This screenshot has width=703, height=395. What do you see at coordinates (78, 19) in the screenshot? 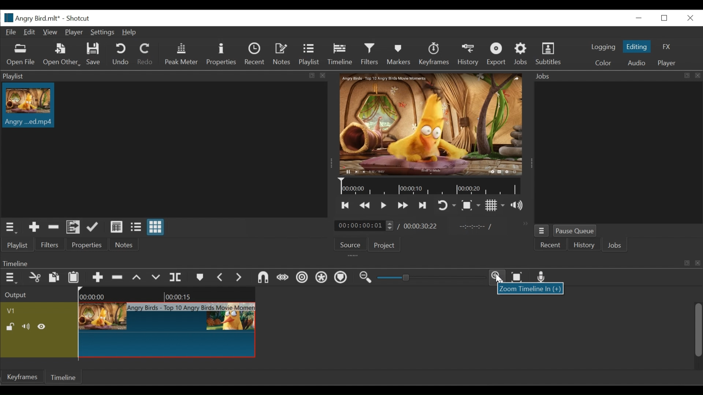
I see `Shotcut` at bounding box center [78, 19].